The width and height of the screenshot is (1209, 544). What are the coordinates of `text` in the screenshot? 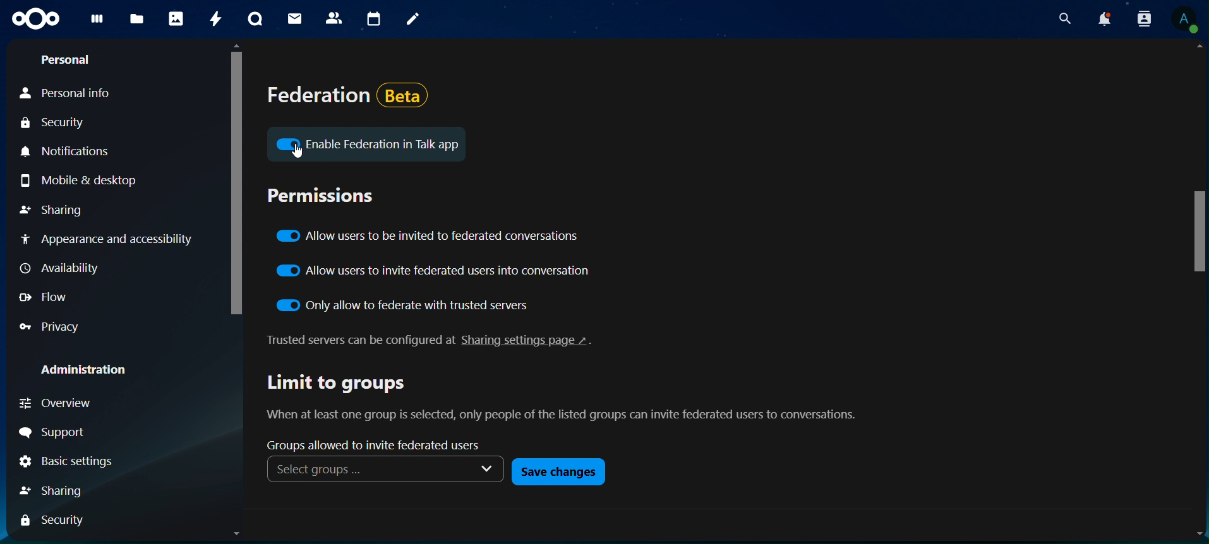 It's located at (457, 338).